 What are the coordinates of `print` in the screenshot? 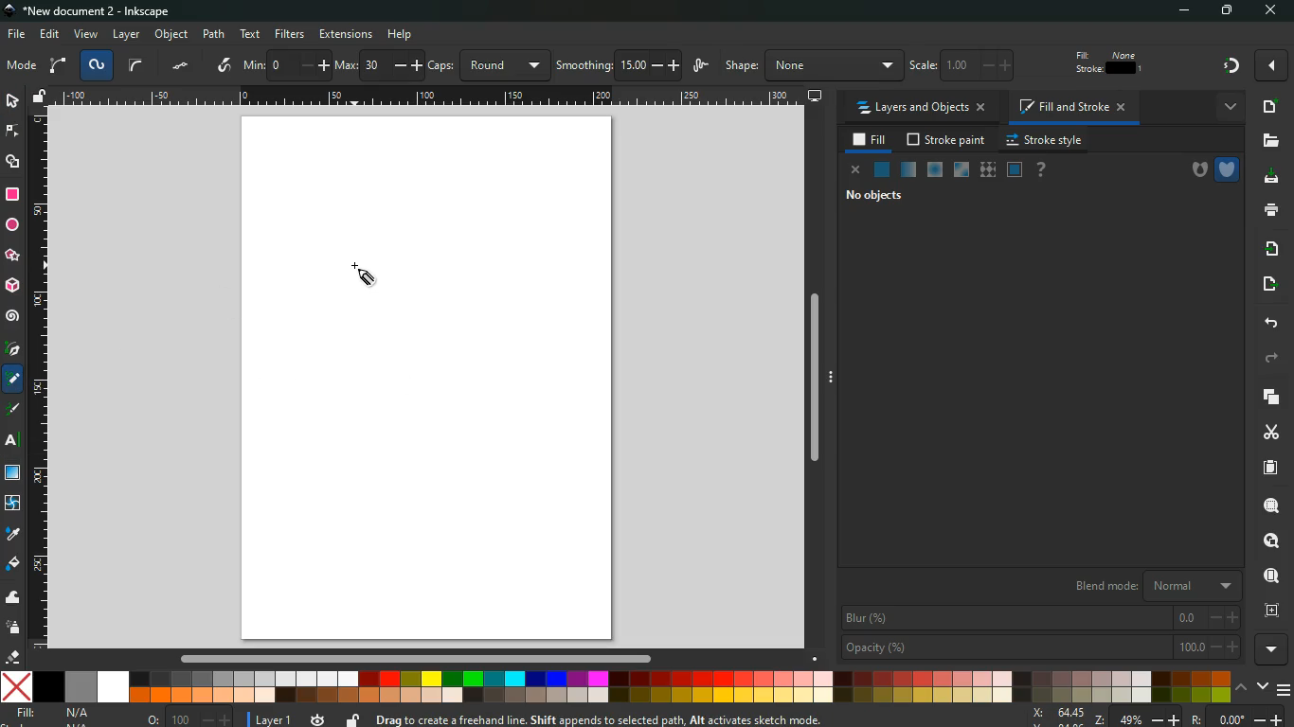 It's located at (1266, 209).